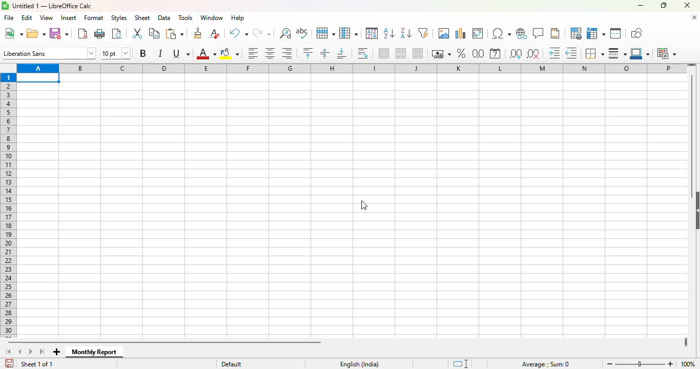  Describe the element at coordinates (635, 33) in the screenshot. I see `show draw functions` at that location.